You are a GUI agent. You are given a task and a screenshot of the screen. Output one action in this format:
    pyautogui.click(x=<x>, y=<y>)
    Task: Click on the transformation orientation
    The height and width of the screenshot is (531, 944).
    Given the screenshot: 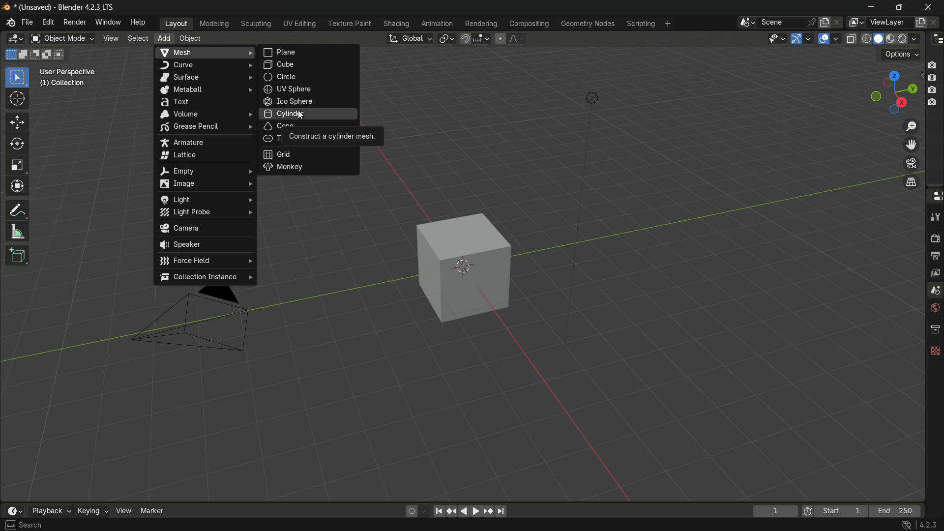 What is the action you would take?
    pyautogui.click(x=410, y=38)
    